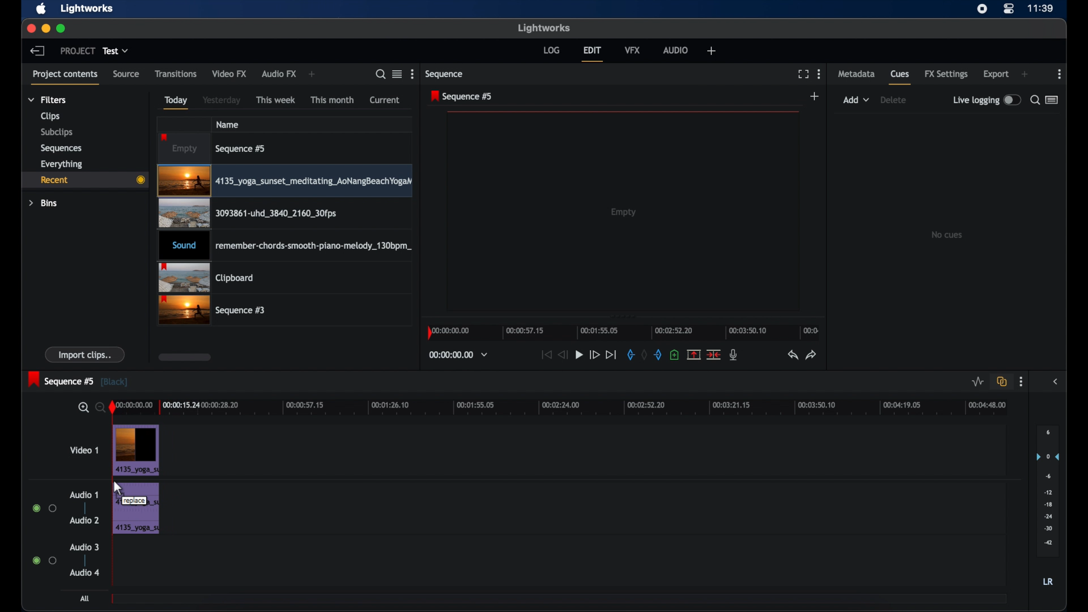 The image size is (1088, 612). I want to click on play, so click(579, 355).